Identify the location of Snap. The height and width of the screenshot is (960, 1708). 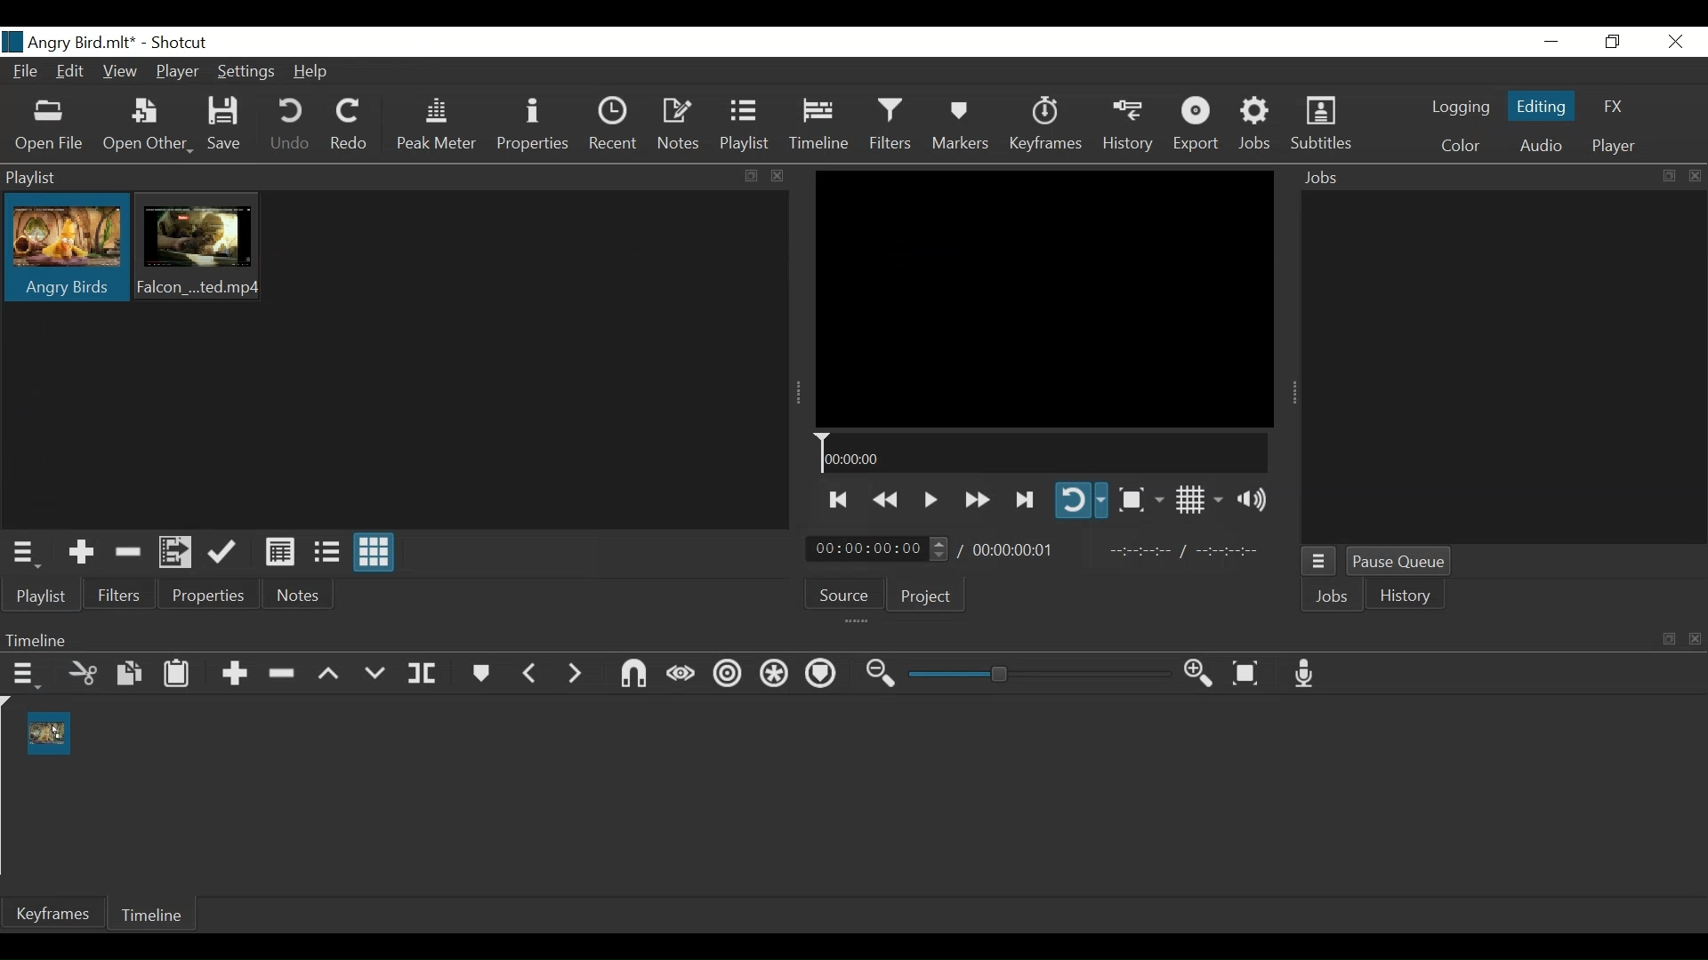
(631, 675).